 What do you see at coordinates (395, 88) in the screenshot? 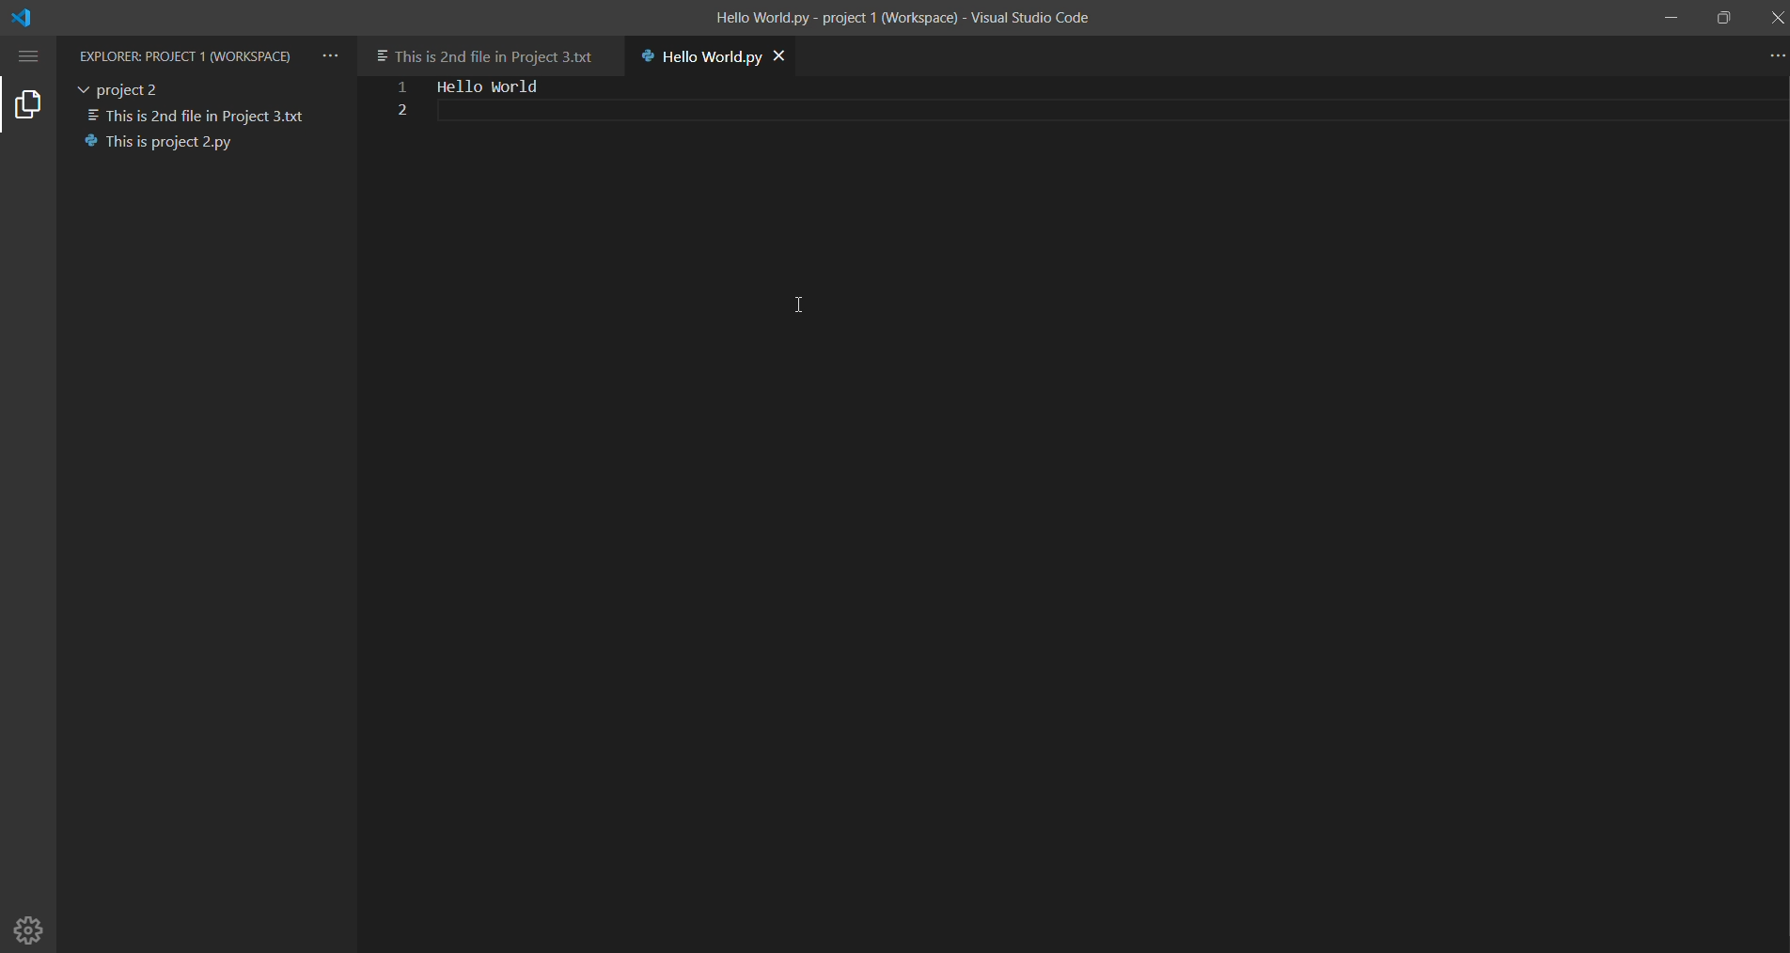
I see `1` at bounding box center [395, 88].